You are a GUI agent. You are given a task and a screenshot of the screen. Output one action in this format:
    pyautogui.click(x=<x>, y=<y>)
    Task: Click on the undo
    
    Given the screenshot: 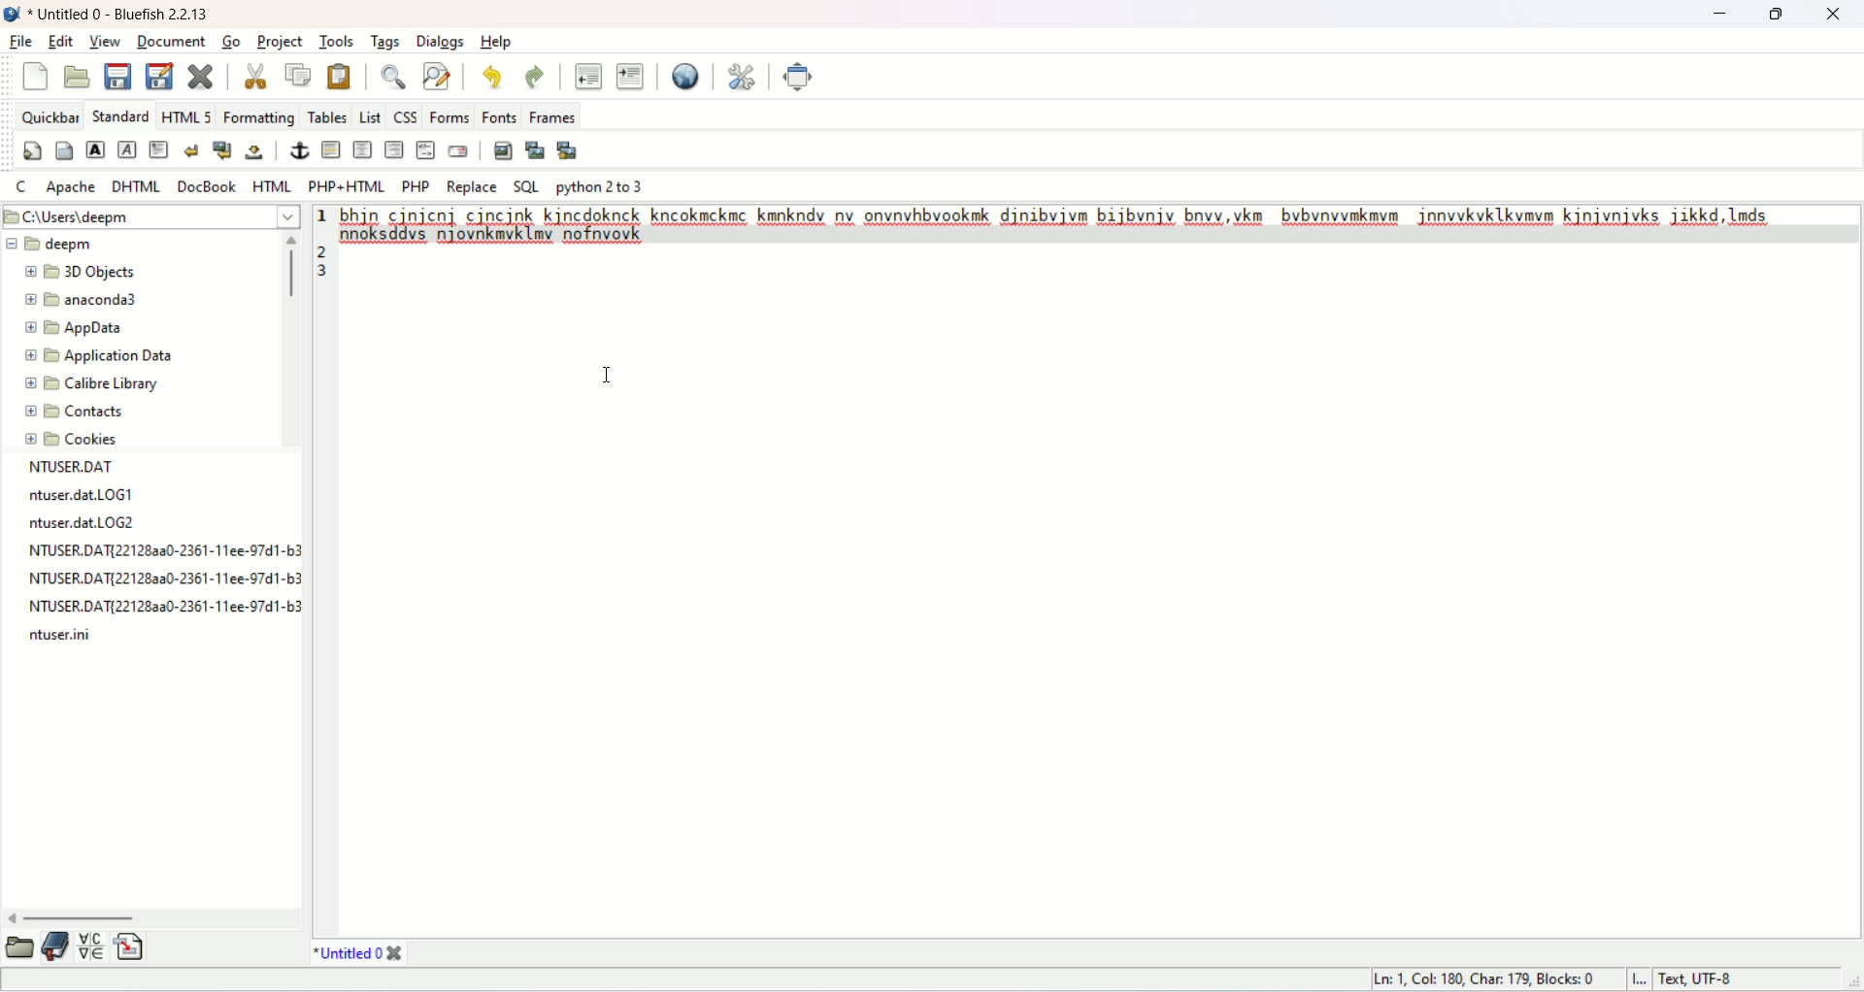 What is the action you would take?
    pyautogui.click(x=491, y=78)
    